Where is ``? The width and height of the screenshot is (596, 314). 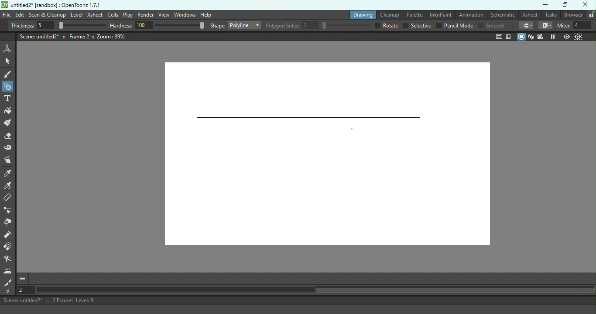
 is located at coordinates (8, 85).